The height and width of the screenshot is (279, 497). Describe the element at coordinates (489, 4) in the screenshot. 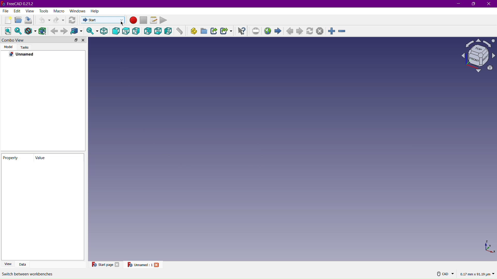

I see `Close` at that location.